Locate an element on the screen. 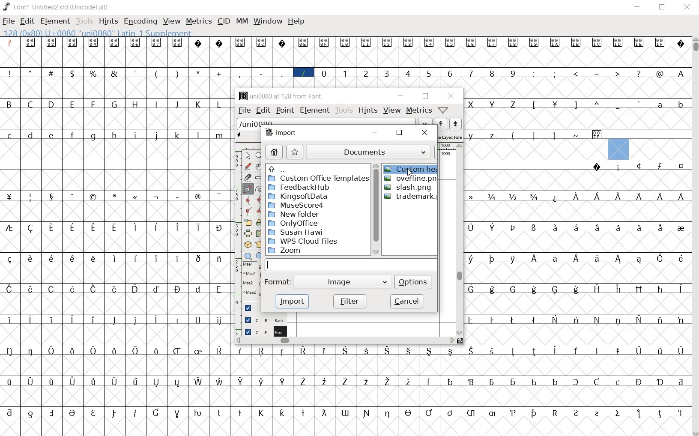 Image resolution: width=699 pixels, height=436 pixels. glyph is located at coordinates (618, 227).